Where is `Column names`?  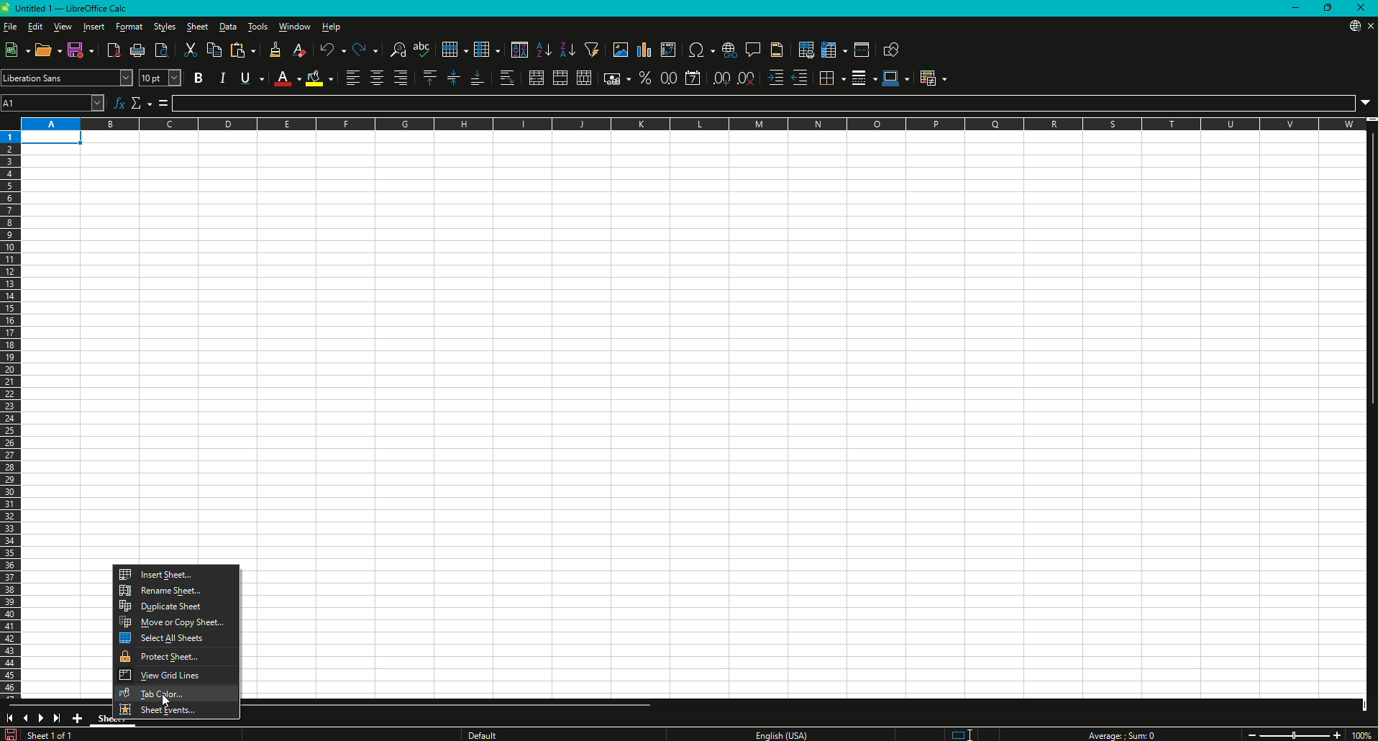 Column names is located at coordinates (693, 124).